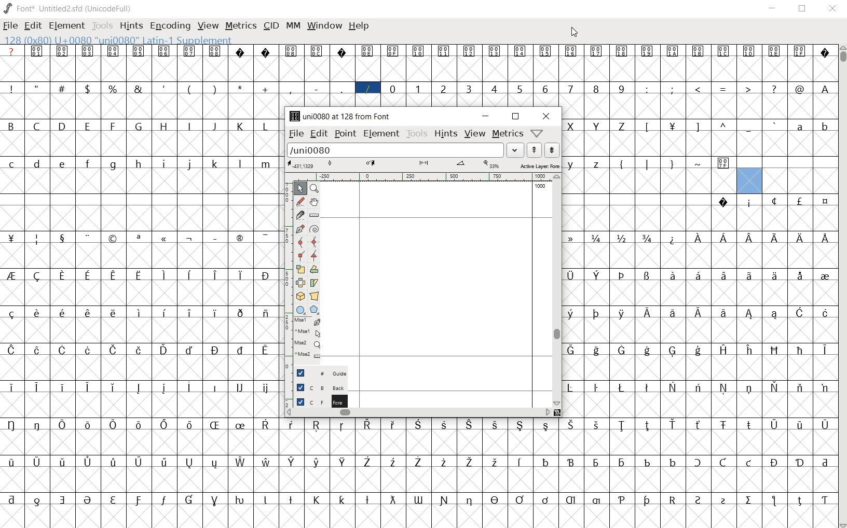  I want to click on glyph, so click(825, 277).